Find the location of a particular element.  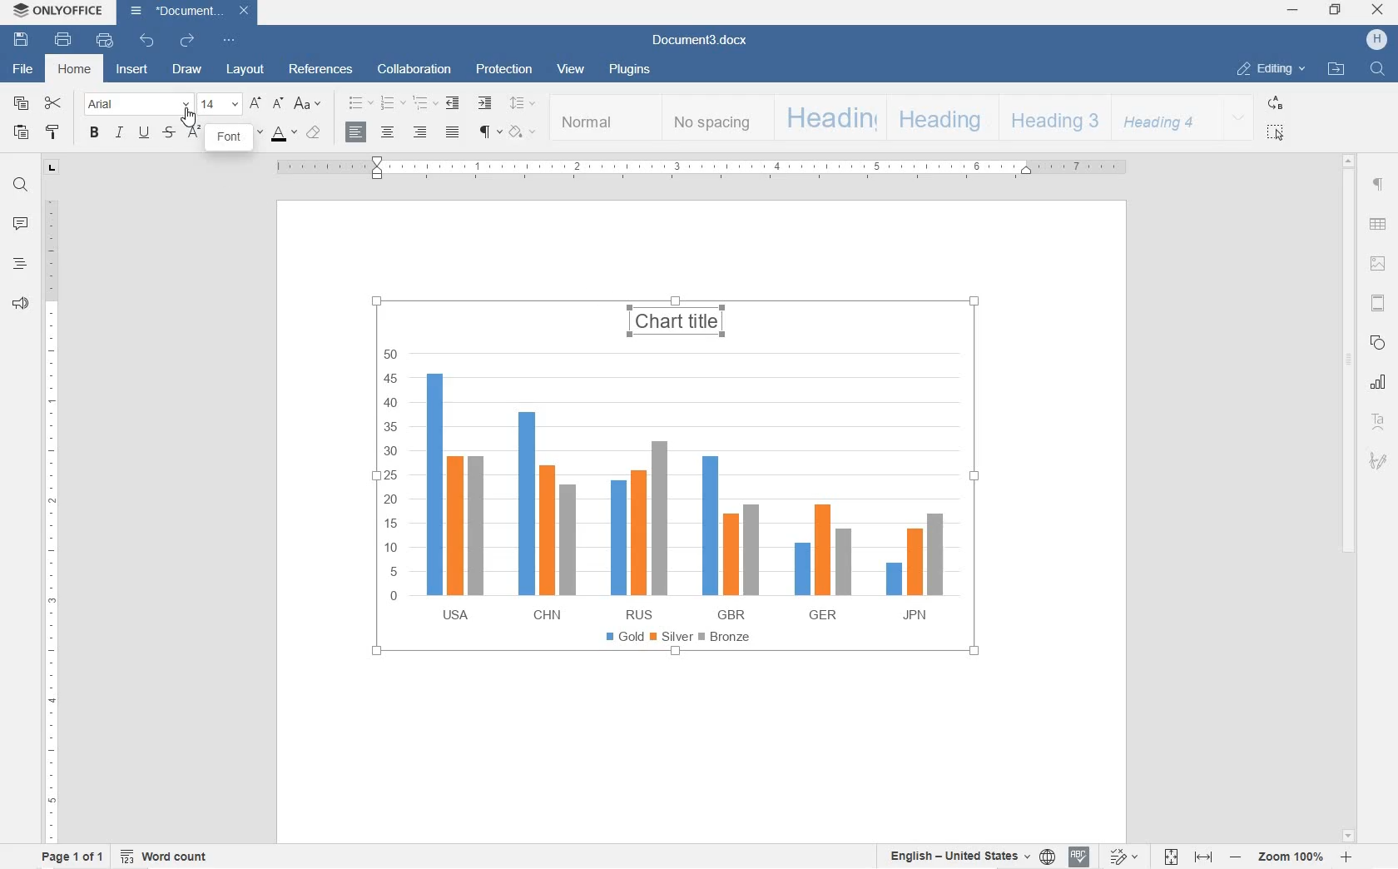

REFERENCES is located at coordinates (321, 67).